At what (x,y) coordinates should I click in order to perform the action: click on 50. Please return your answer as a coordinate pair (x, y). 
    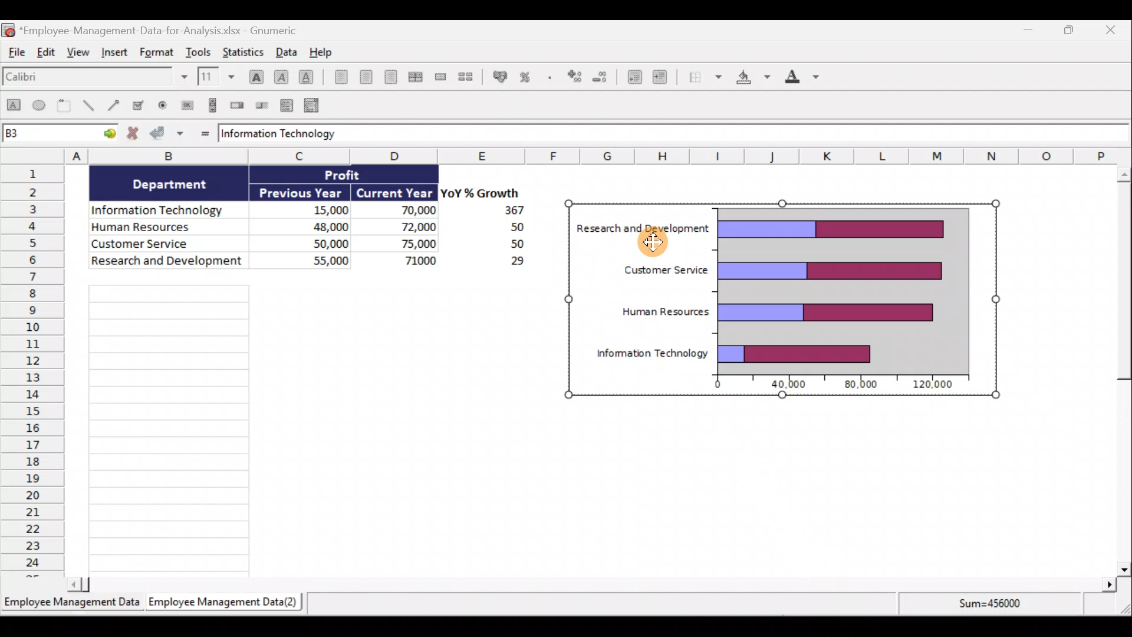
    Looking at the image, I should click on (501, 228).